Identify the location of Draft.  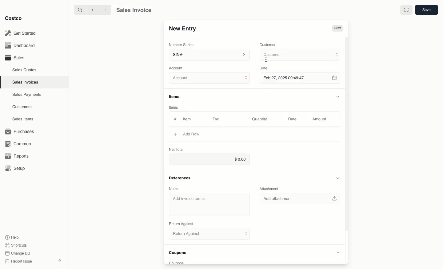
(338, 29).